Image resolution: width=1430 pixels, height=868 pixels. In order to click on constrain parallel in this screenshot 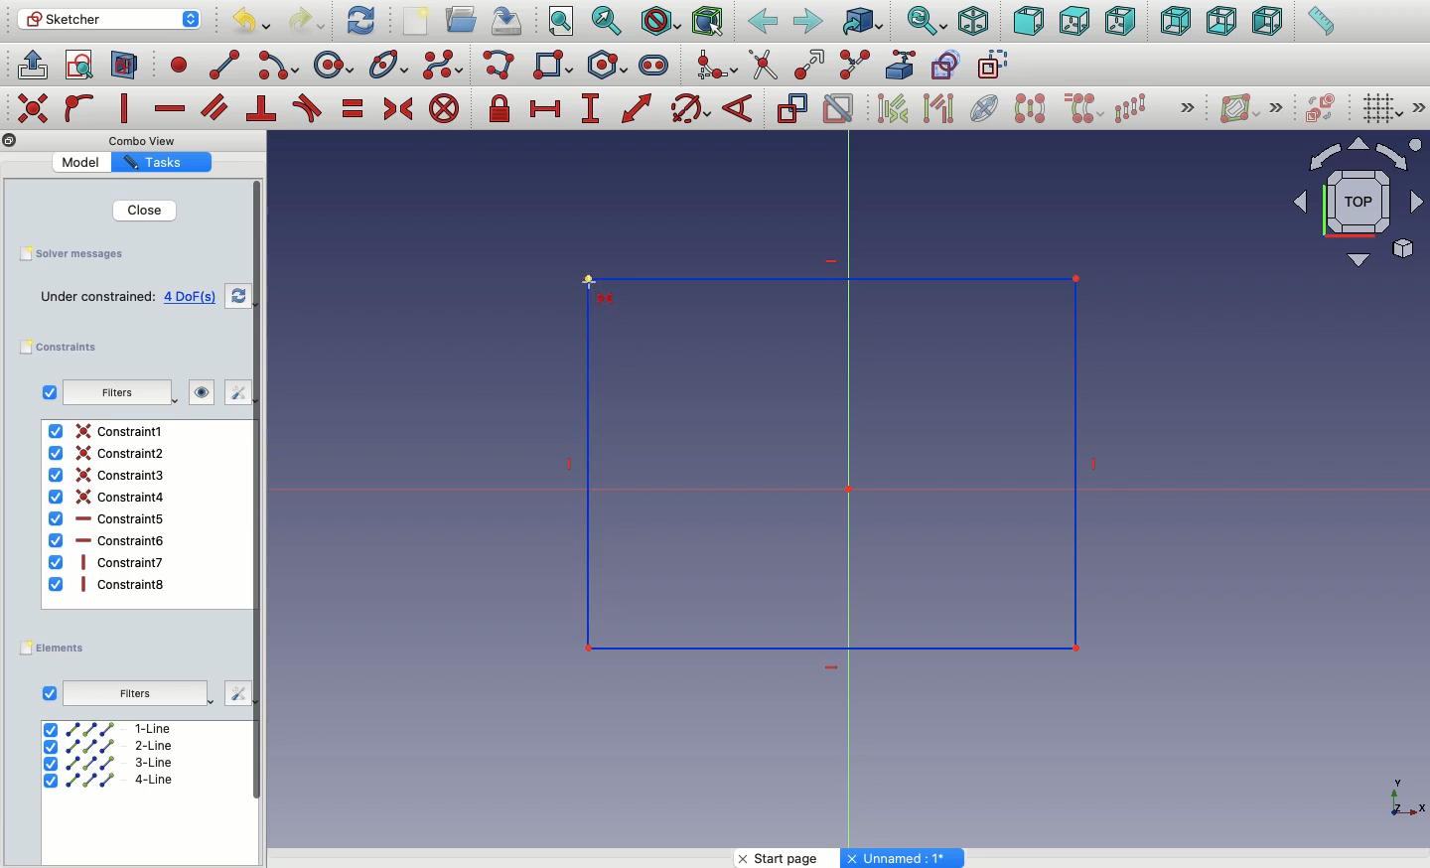, I will do `click(215, 107)`.